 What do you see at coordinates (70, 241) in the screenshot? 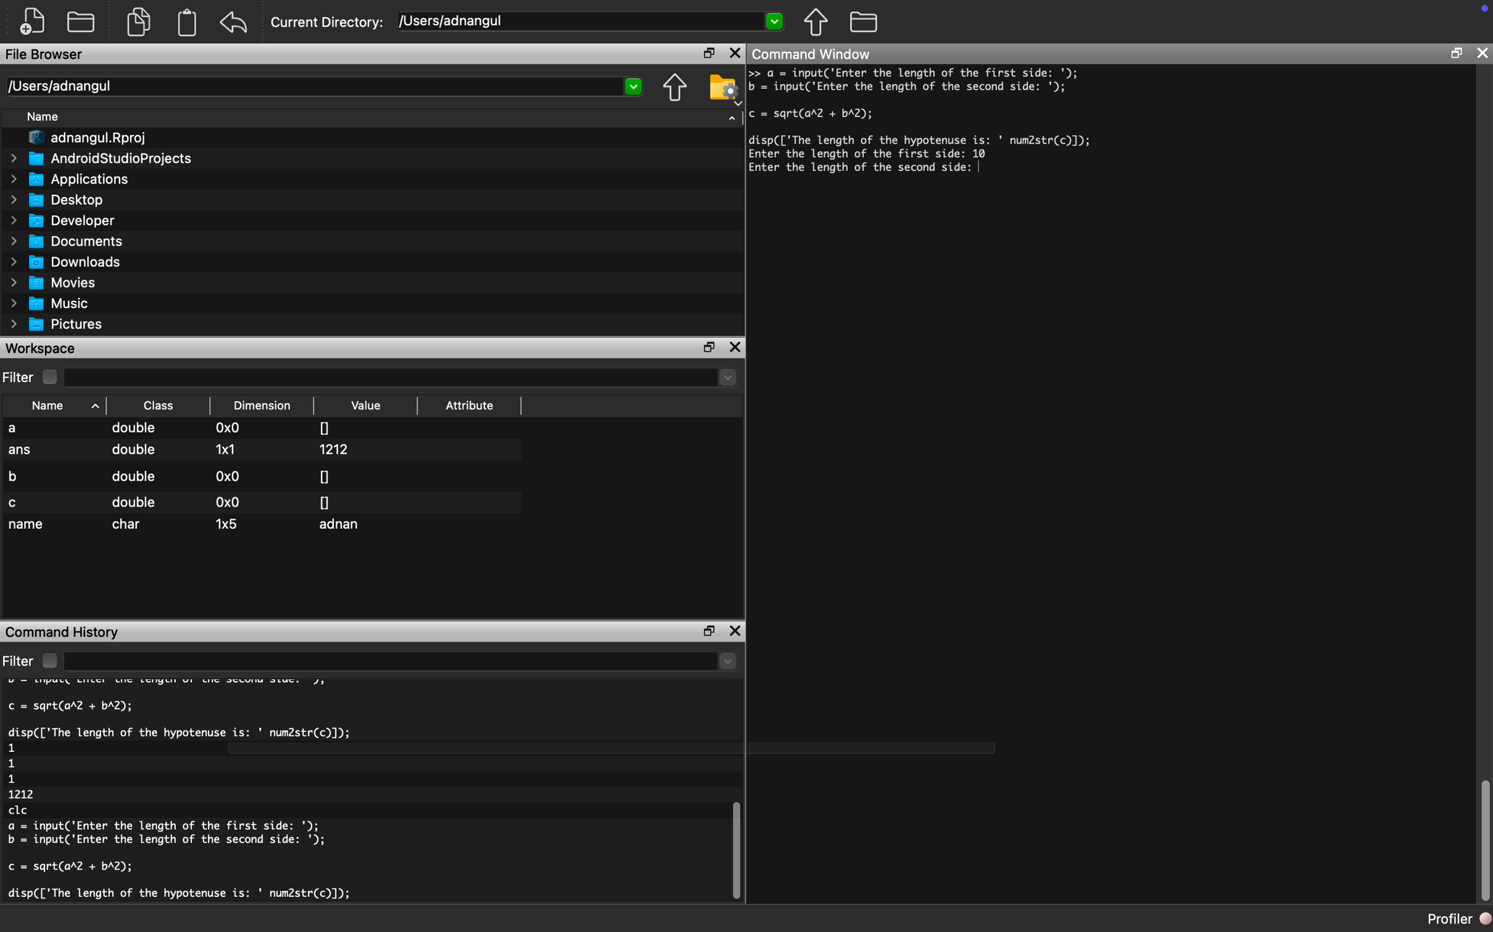
I see `Documents` at bounding box center [70, 241].